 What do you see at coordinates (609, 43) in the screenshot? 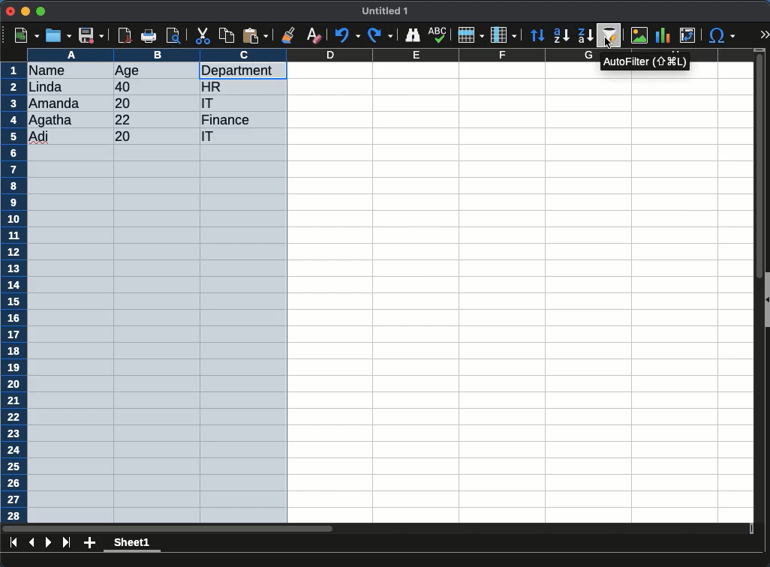
I see `cursor` at bounding box center [609, 43].